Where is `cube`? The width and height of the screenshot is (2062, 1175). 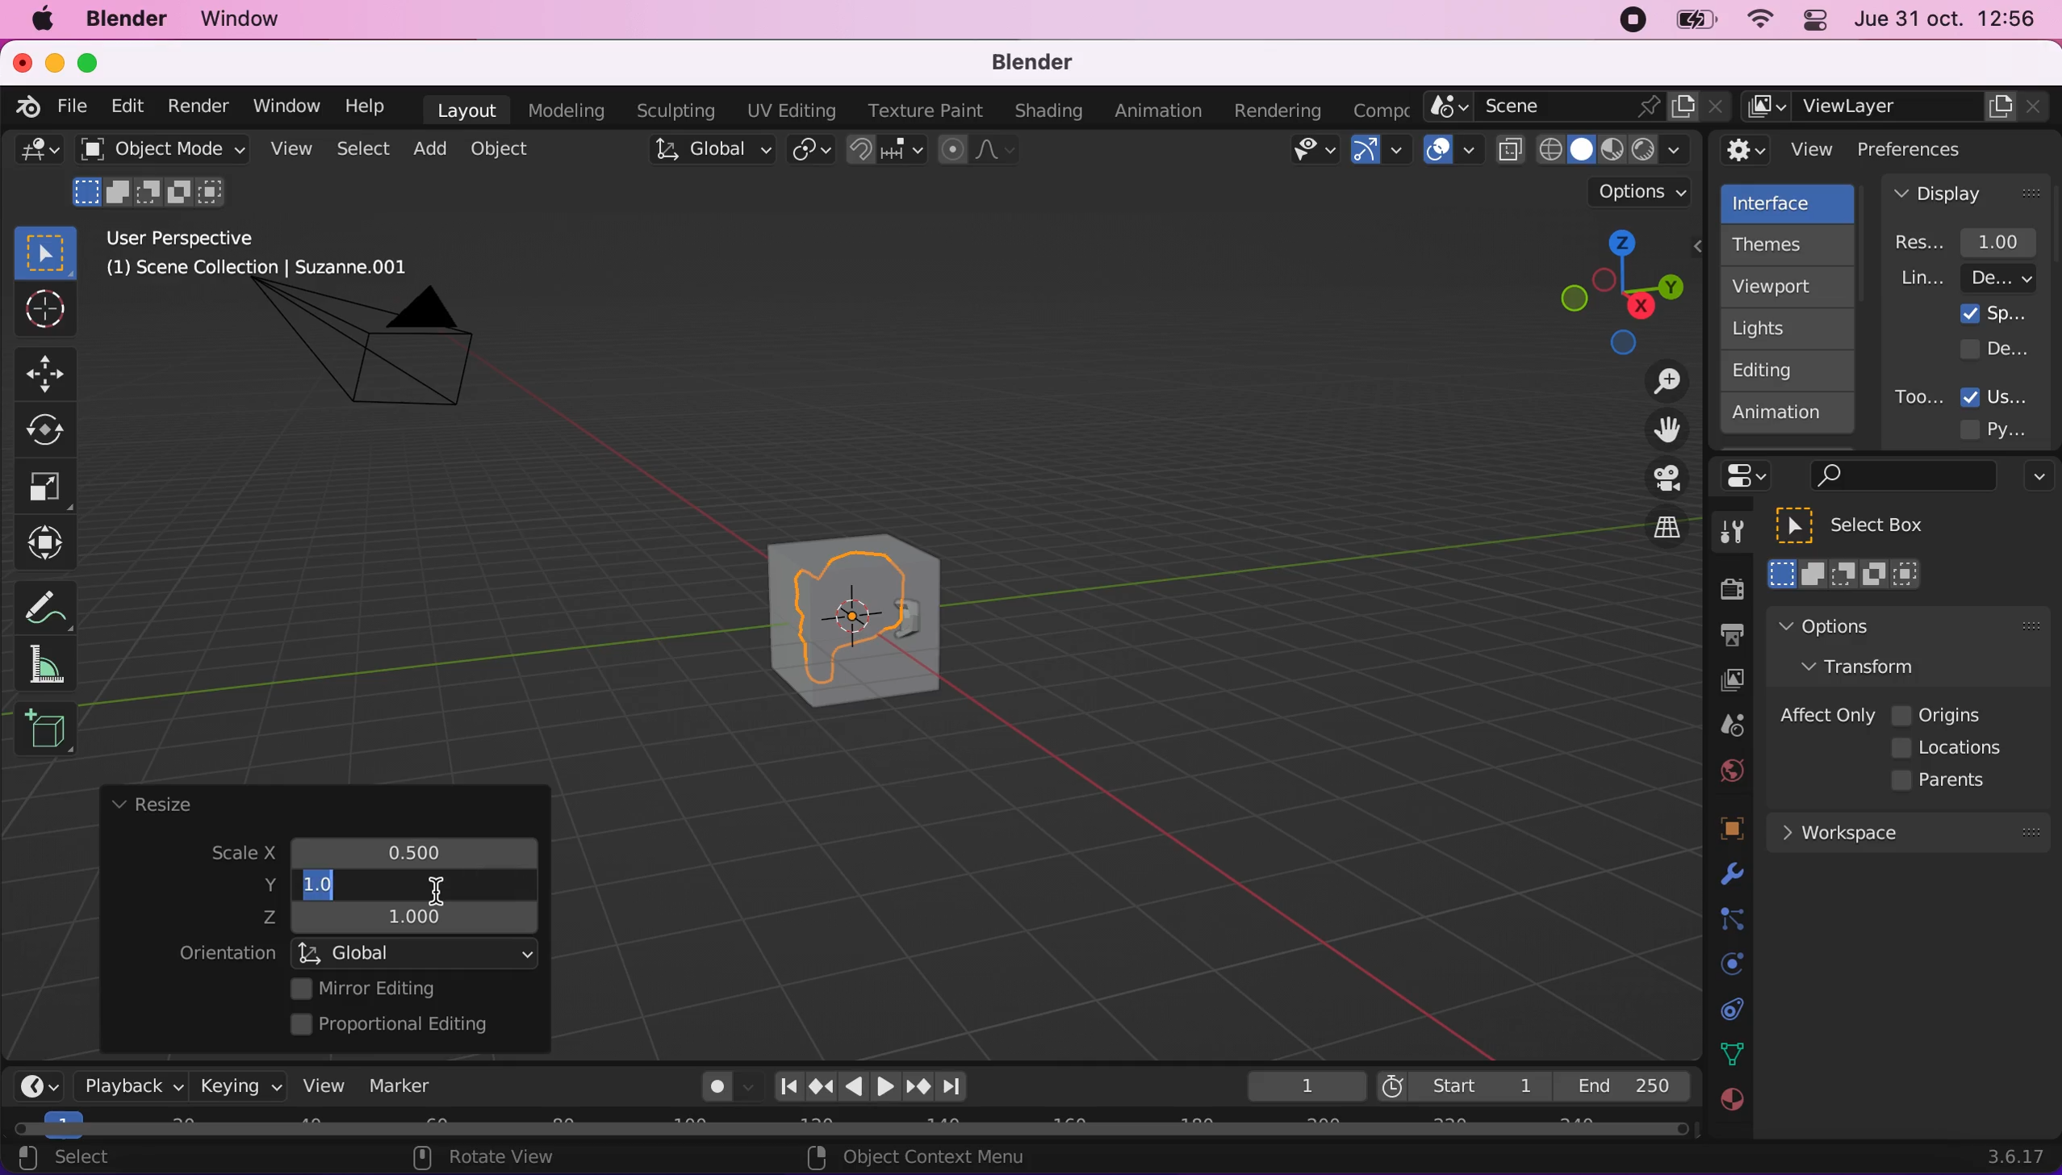
cube is located at coordinates (856, 613).